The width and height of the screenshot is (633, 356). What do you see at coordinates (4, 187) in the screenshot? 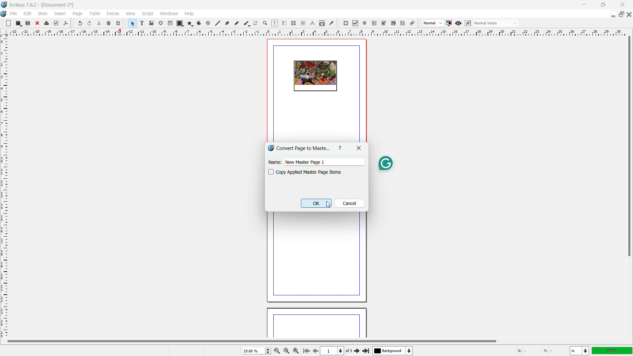
I see `vertical ruler` at bounding box center [4, 187].